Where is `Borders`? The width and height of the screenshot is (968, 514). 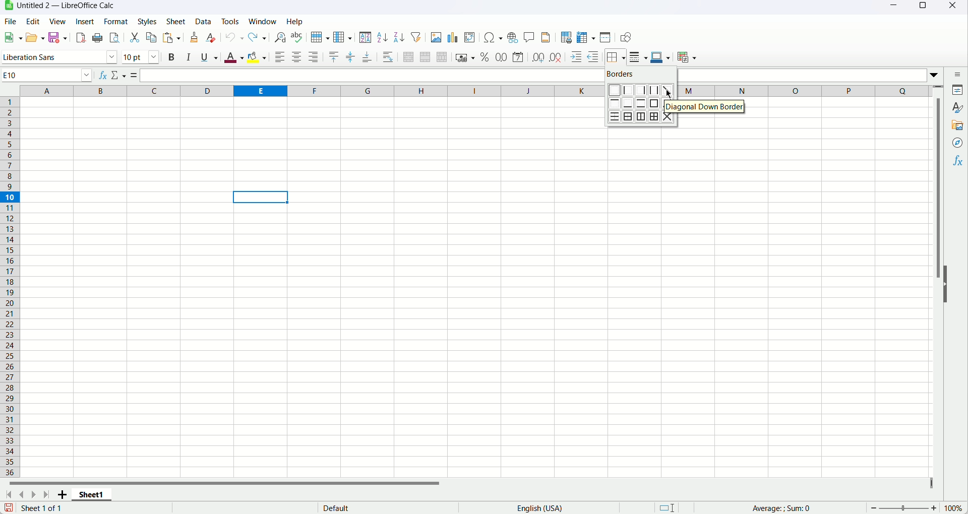
Borders is located at coordinates (623, 74).